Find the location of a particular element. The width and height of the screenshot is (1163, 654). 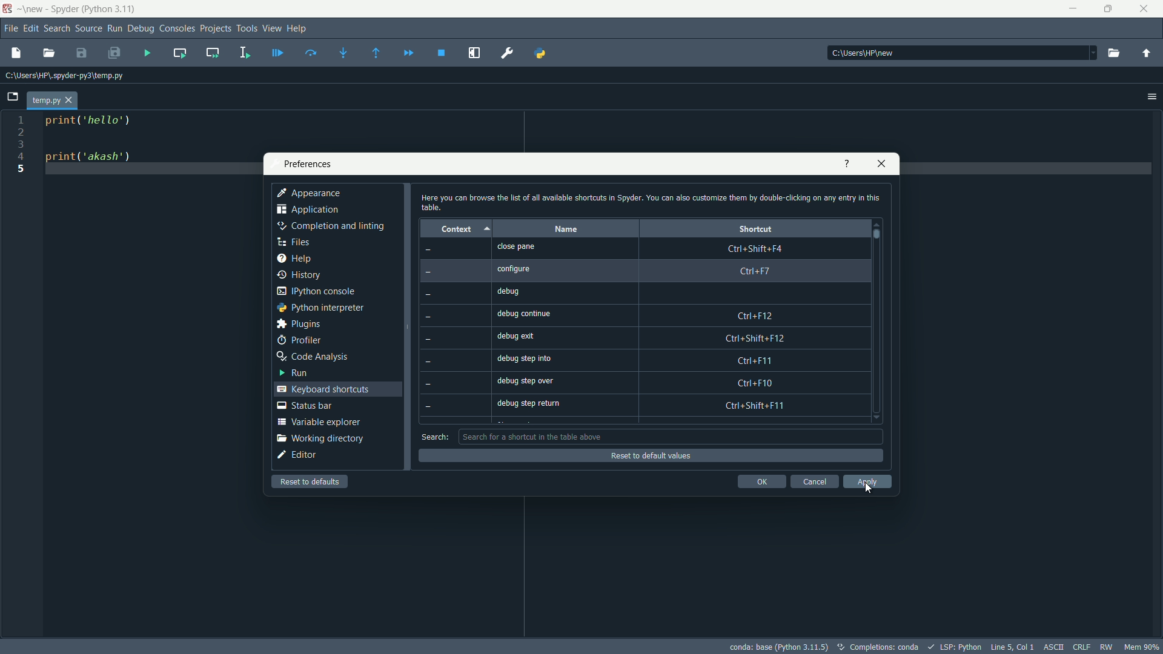

search bar is located at coordinates (669, 437).